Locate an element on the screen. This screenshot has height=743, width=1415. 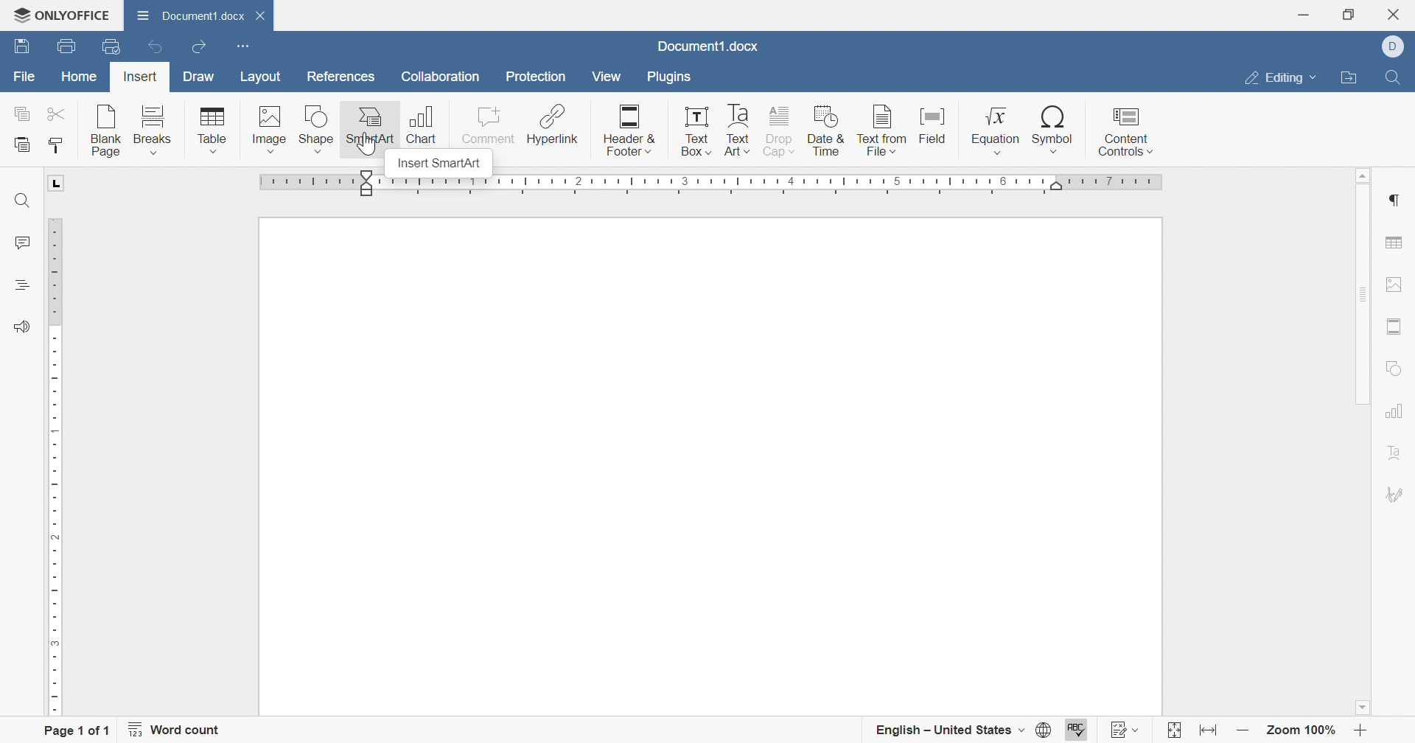
Editing is located at coordinates (1279, 79).